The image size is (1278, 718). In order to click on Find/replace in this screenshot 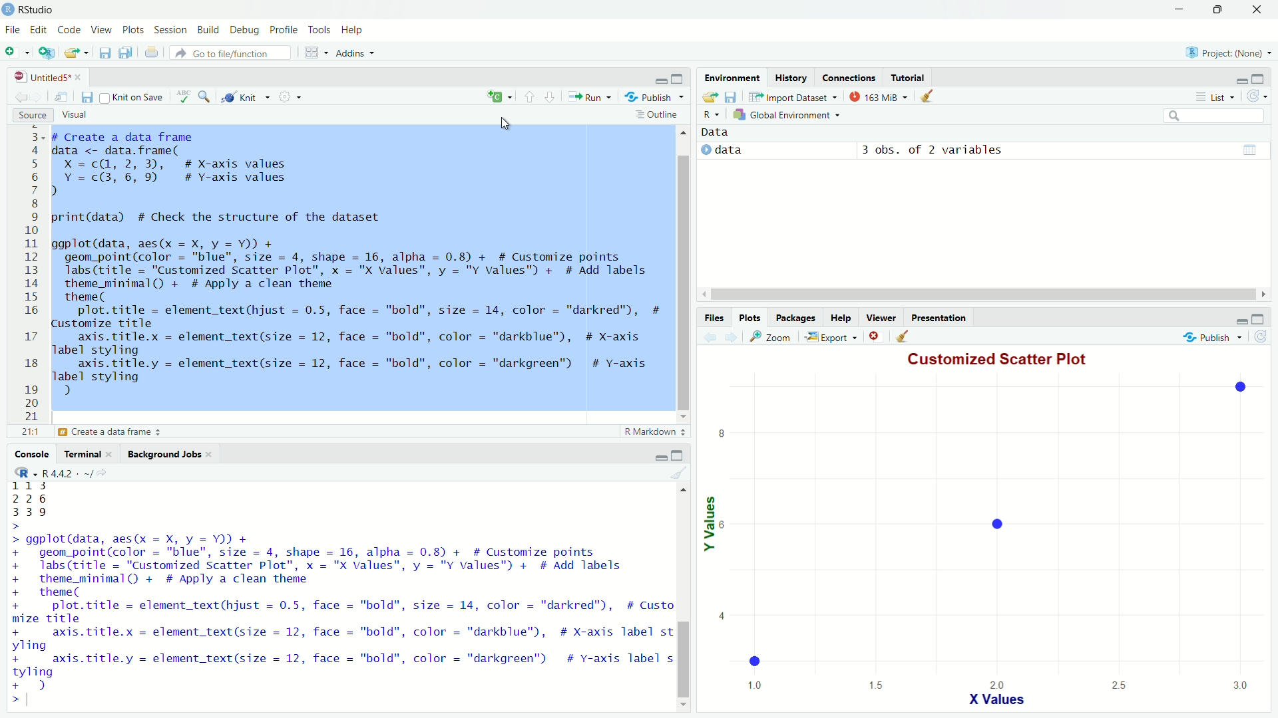, I will do `click(206, 98)`.